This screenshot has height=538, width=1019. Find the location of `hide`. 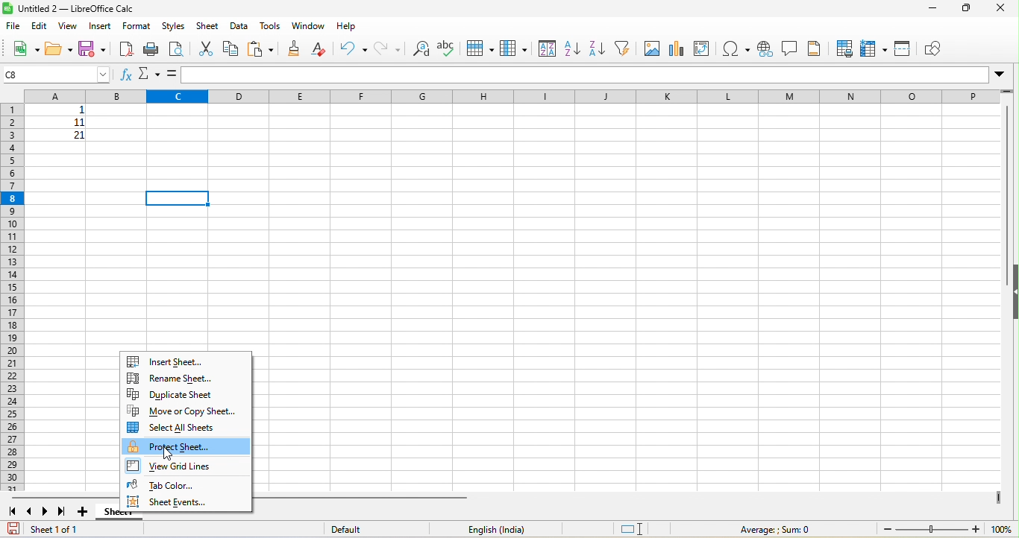

hide is located at coordinates (1012, 295).